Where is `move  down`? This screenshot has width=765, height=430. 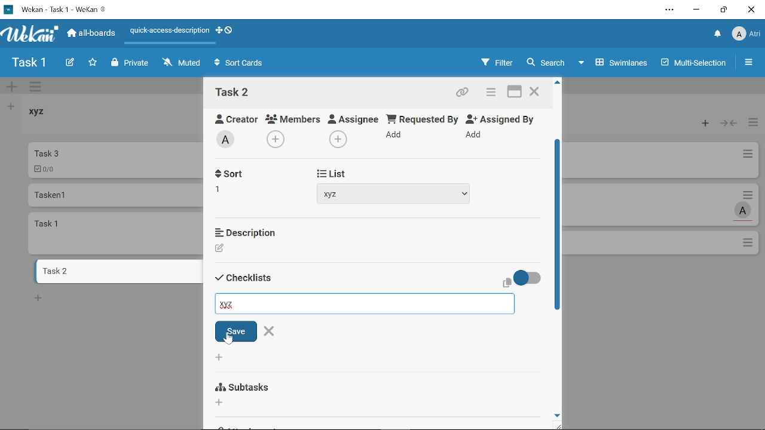 move  down is located at coordinates (559, 416).